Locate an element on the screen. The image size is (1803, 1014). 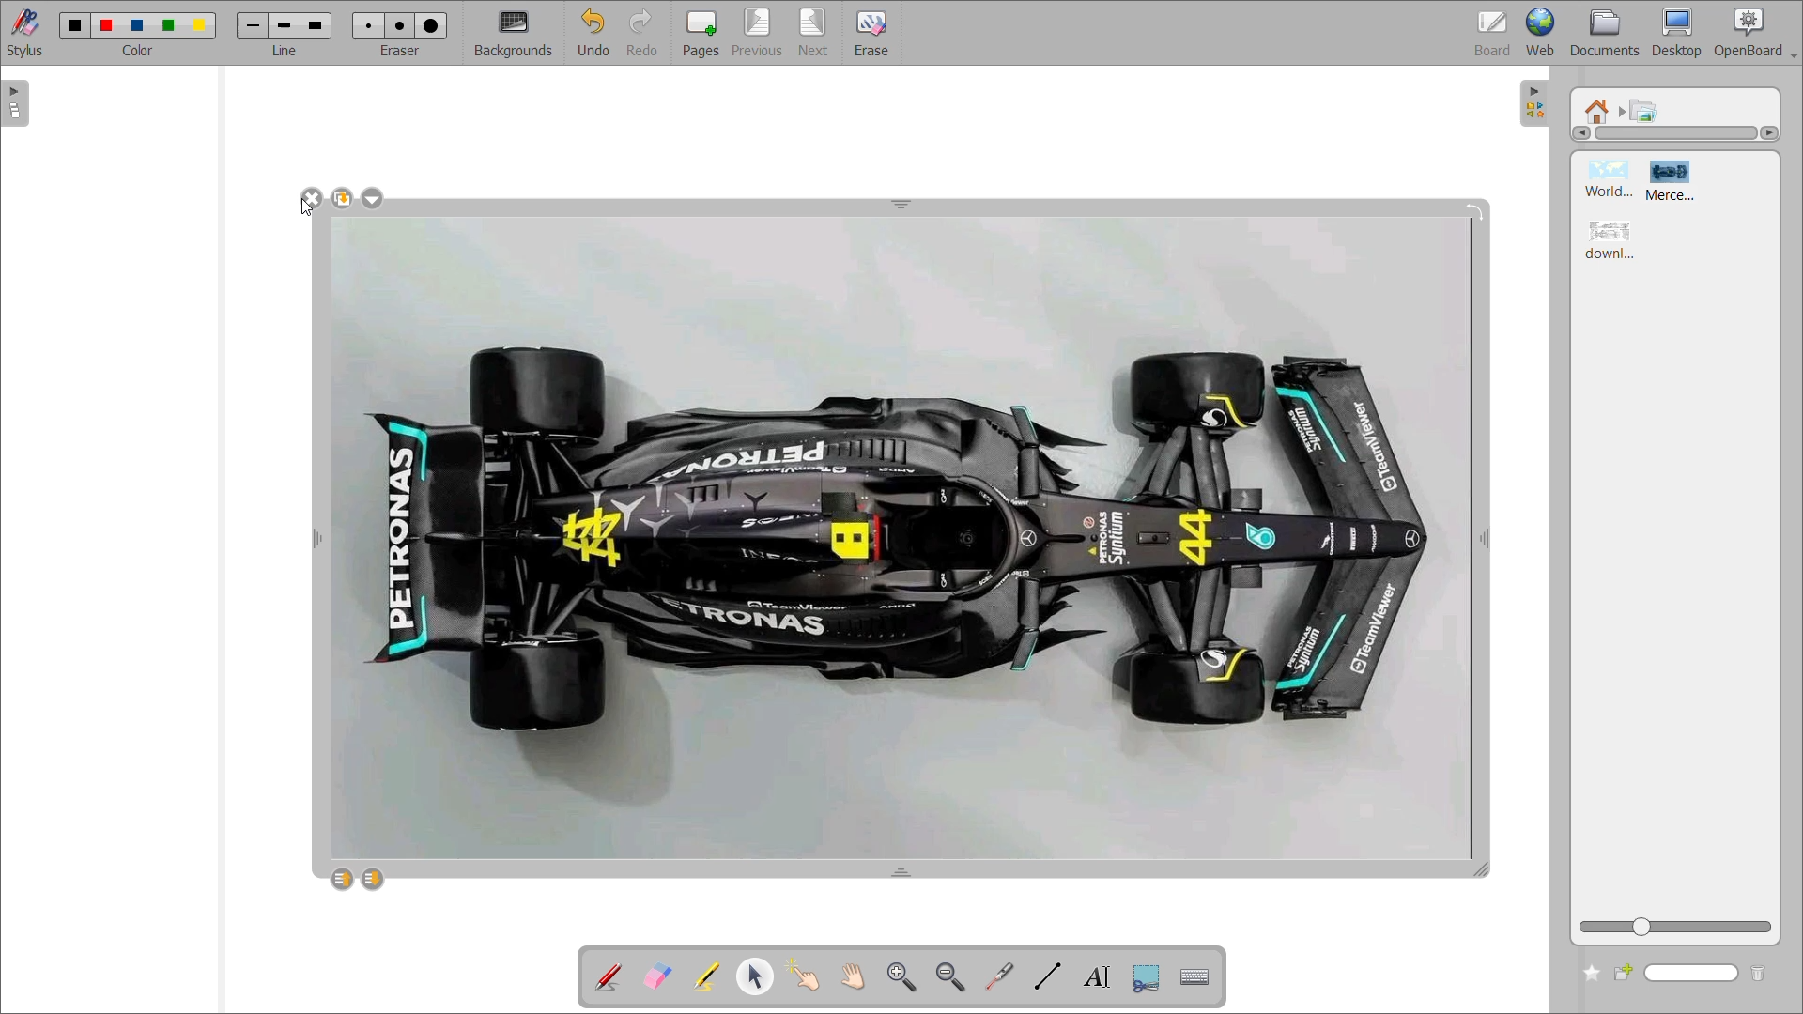
expand page pane is located at coordinates (16, 106).